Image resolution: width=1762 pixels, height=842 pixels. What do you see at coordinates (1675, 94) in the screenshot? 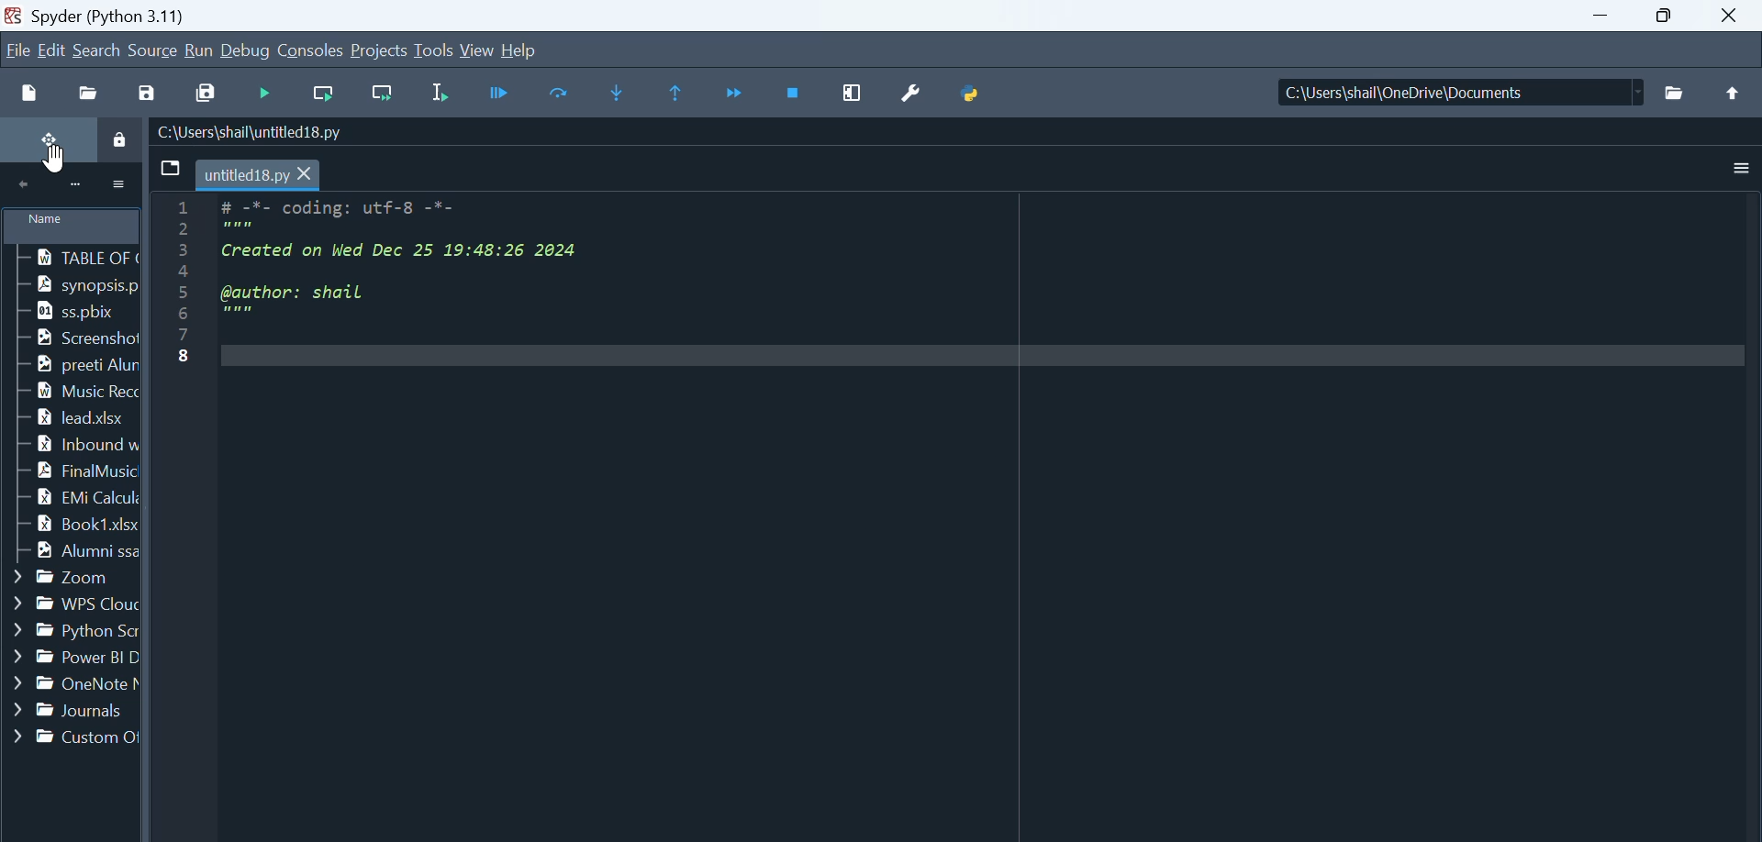
I see `open directory` at bounding box center [1675, 94].